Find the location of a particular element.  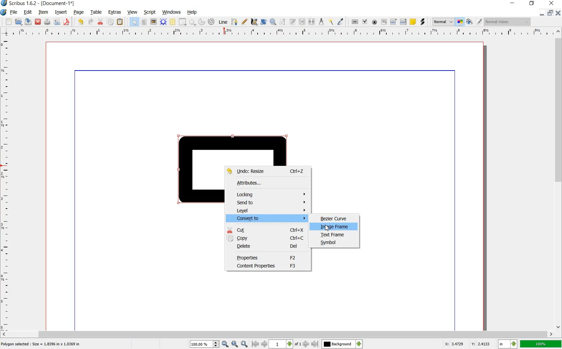

edit is located at coordinates (27, 12).